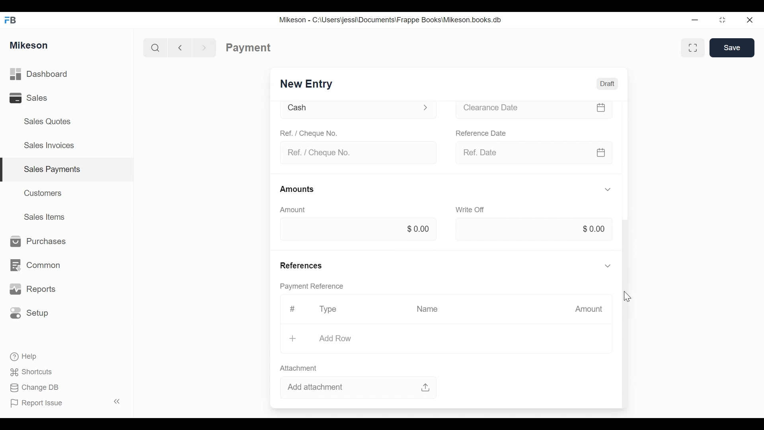 This screenshot has height=430, width=764. Describe the element at coordinates (608, 190) in the screenshot. I see `more` at that location.